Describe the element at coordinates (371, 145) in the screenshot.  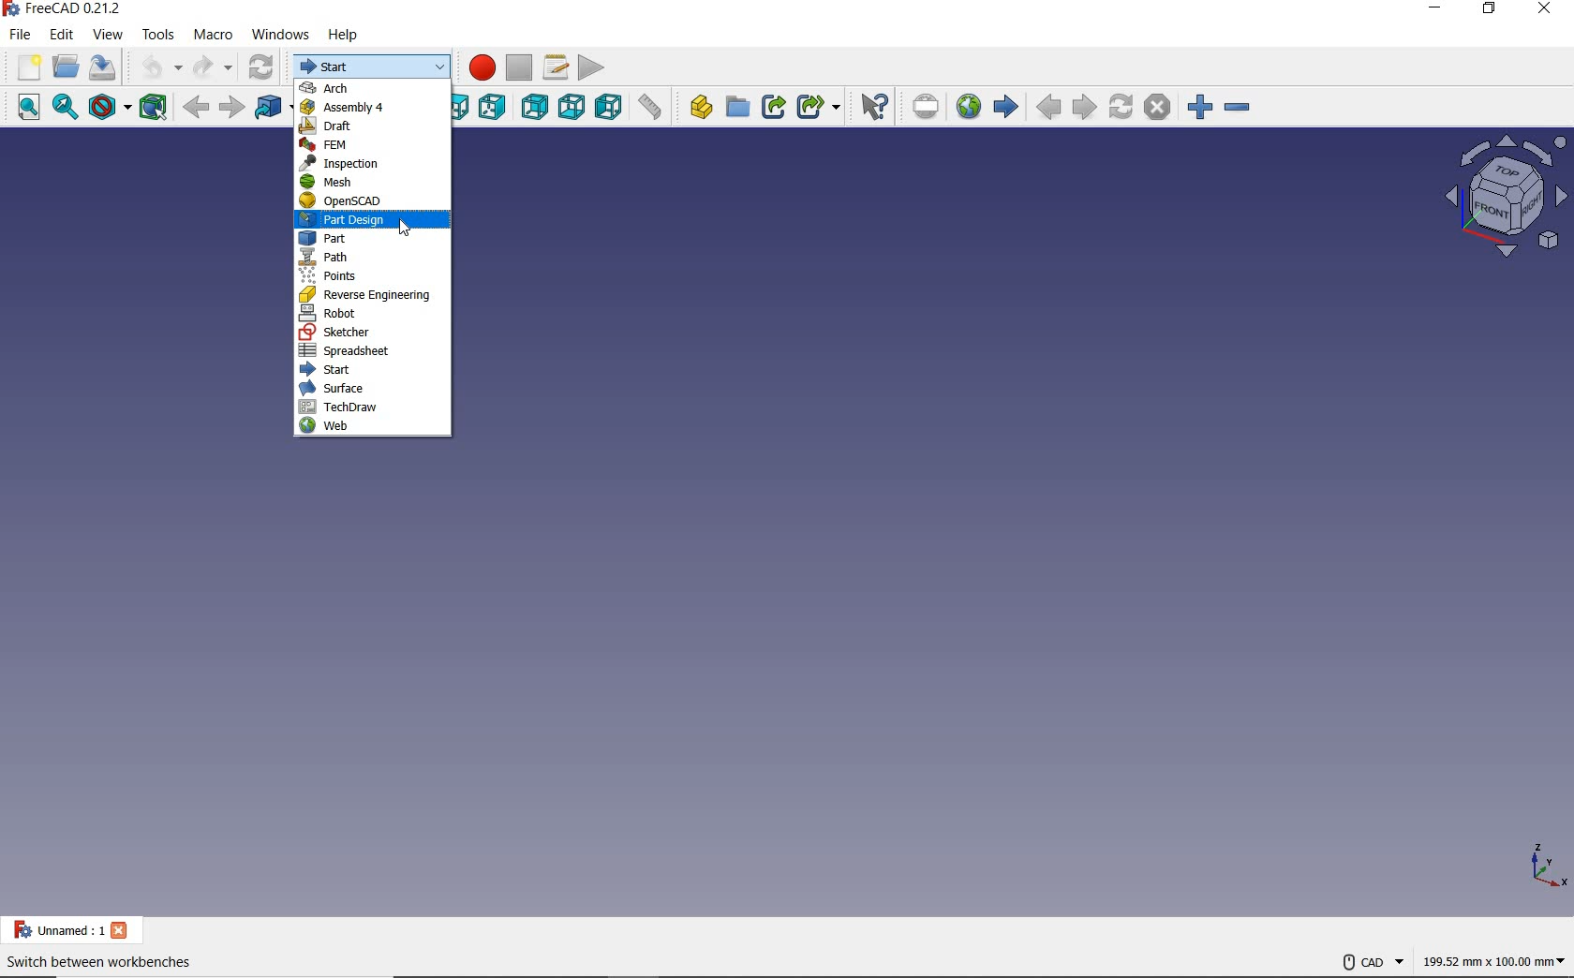
I see `FEM` at that location.